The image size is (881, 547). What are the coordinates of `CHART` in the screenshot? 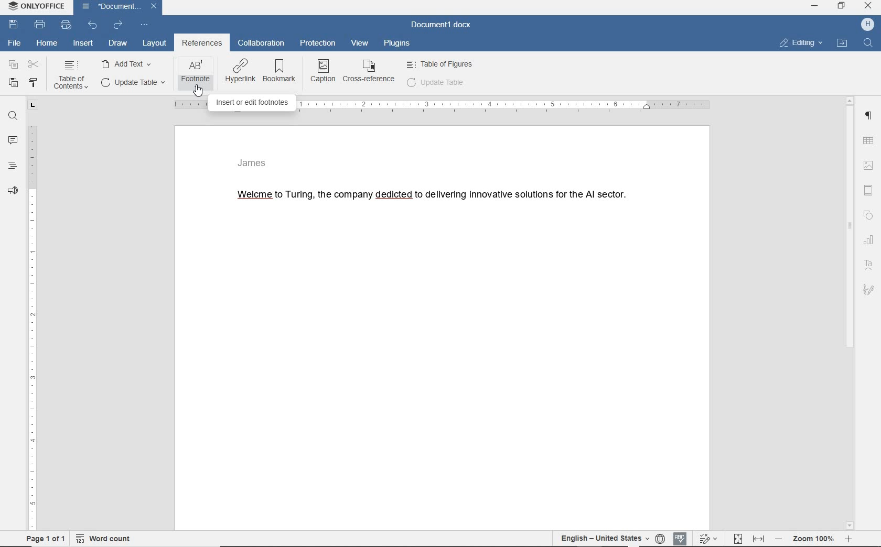 It's located at (871, 239).